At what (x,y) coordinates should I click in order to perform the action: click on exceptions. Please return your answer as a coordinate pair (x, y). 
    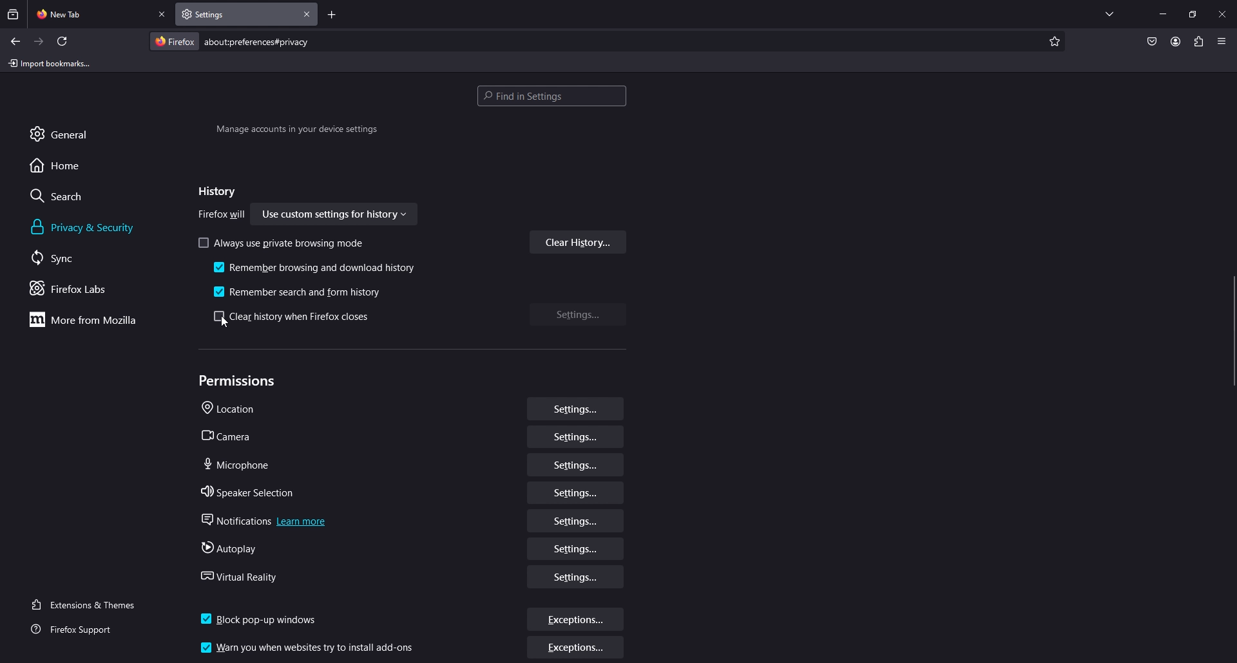
    Looking at the image, I should click on (576, 620).